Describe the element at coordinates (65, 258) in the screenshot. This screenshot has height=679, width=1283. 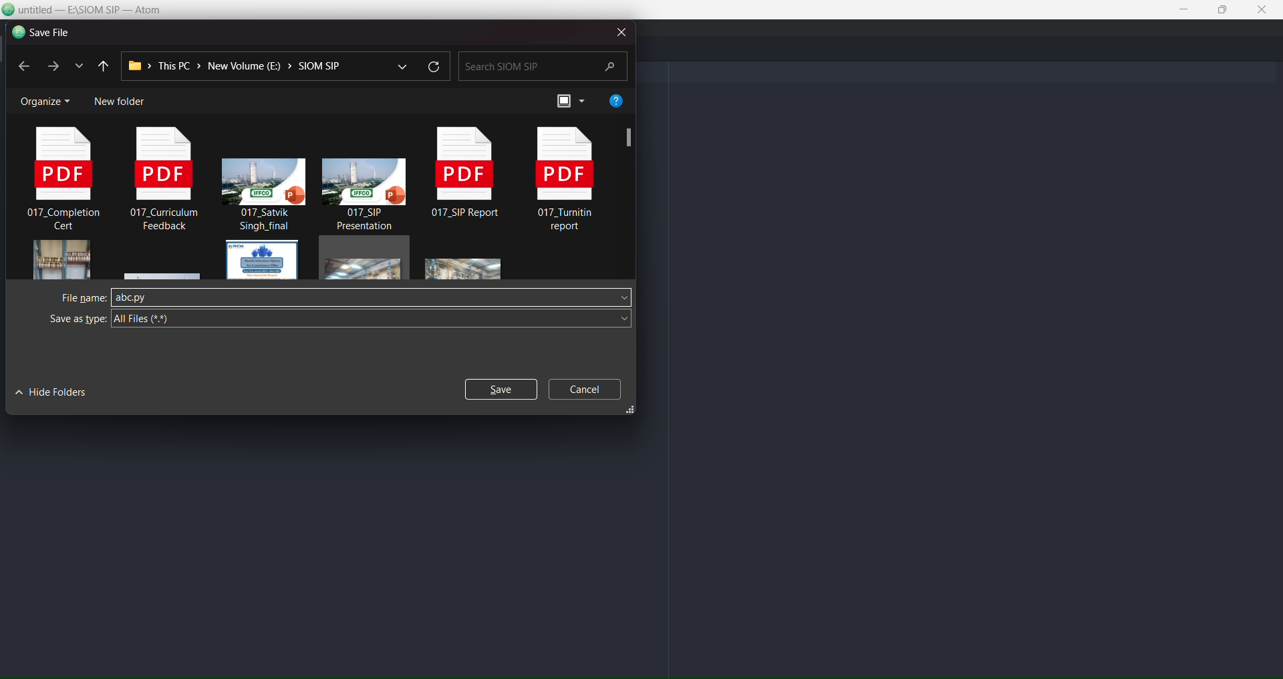
I see `image` at that location.